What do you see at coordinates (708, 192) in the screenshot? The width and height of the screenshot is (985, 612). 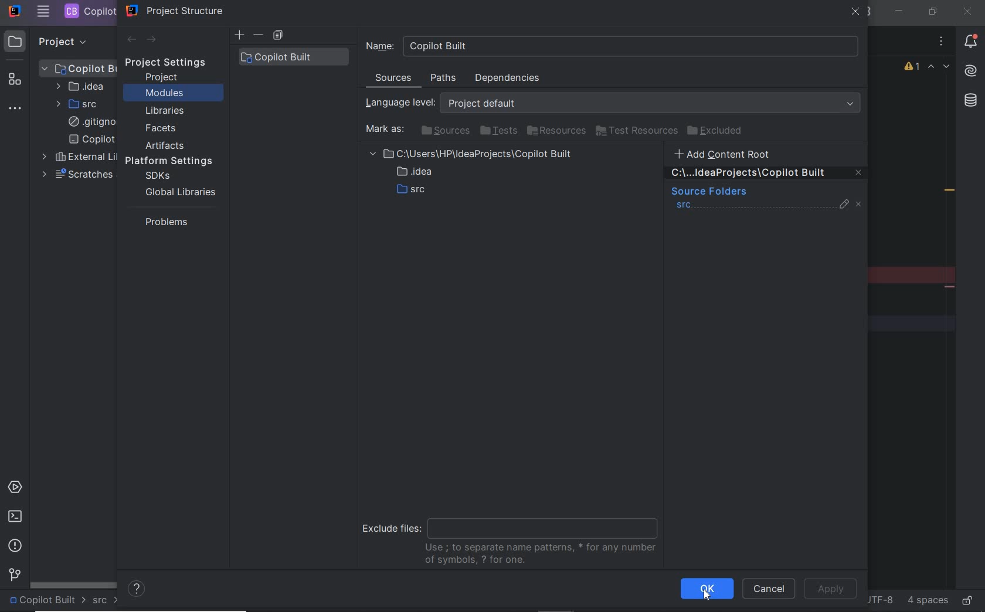 I see `sources folders` at bounding box center [708, 192].